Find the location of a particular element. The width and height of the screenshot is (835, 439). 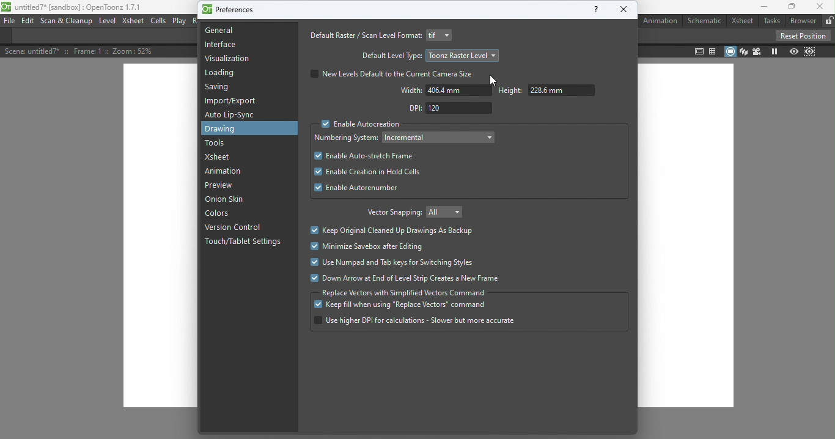

Use numpad and tab keys for switching styles is located at coordinates (395, 264).